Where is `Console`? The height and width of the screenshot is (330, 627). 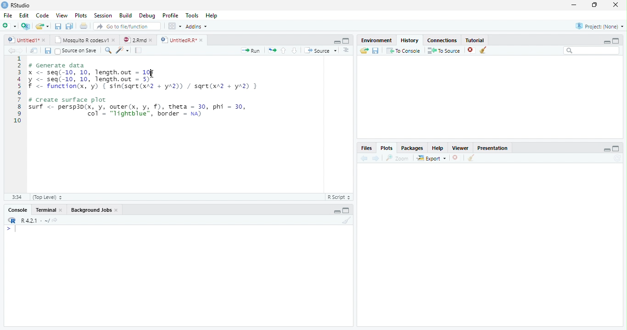
Console is located at coordinates (18, 210).